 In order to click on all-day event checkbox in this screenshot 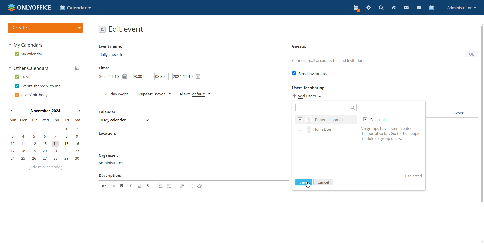, I will do `click(113, 94)`.